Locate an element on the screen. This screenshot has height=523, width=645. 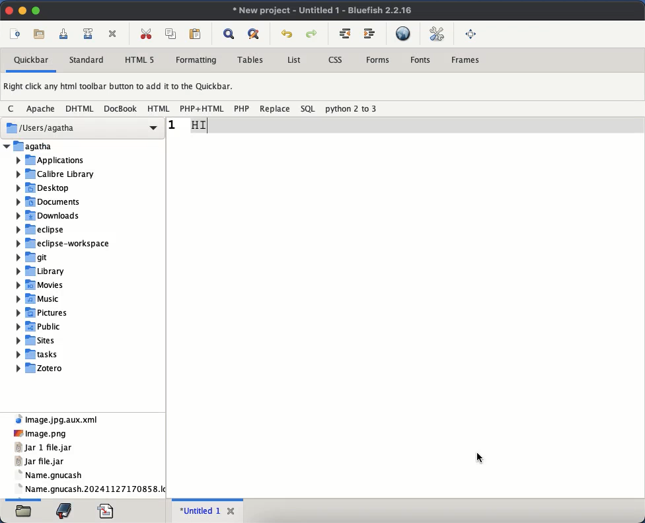
cut is located at coordinates (147, 32).